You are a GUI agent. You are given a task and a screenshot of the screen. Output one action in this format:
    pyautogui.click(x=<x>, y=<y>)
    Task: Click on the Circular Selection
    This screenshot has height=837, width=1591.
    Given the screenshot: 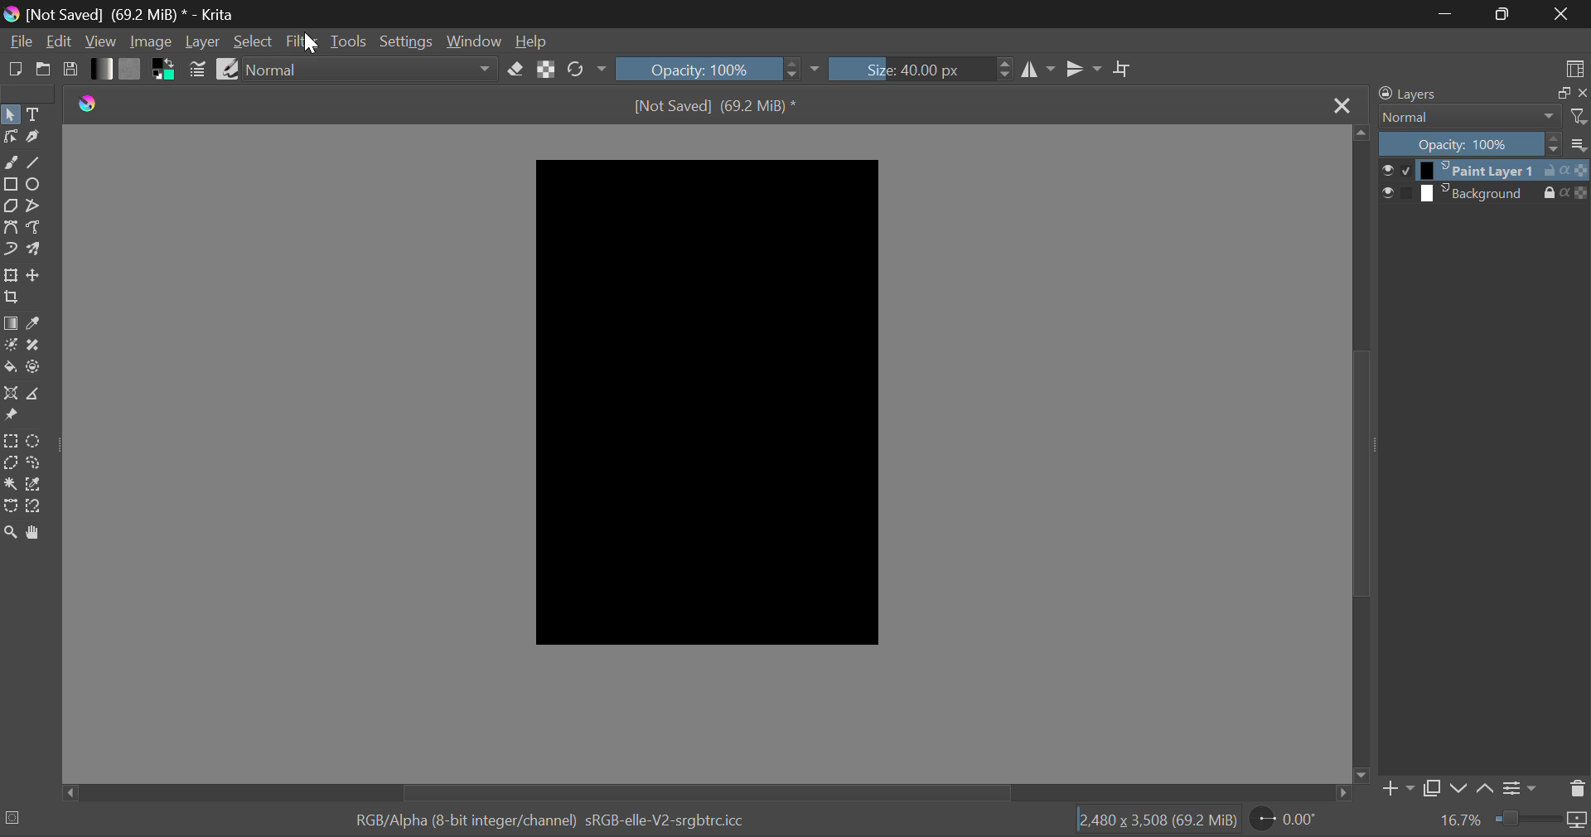 What is the action you would take?
    pyautogui.click(x=36, y=441)
    